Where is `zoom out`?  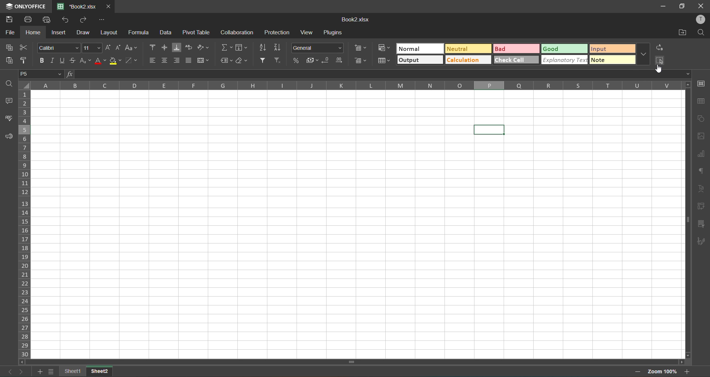 zoom out is located at coordinates (635, 371).